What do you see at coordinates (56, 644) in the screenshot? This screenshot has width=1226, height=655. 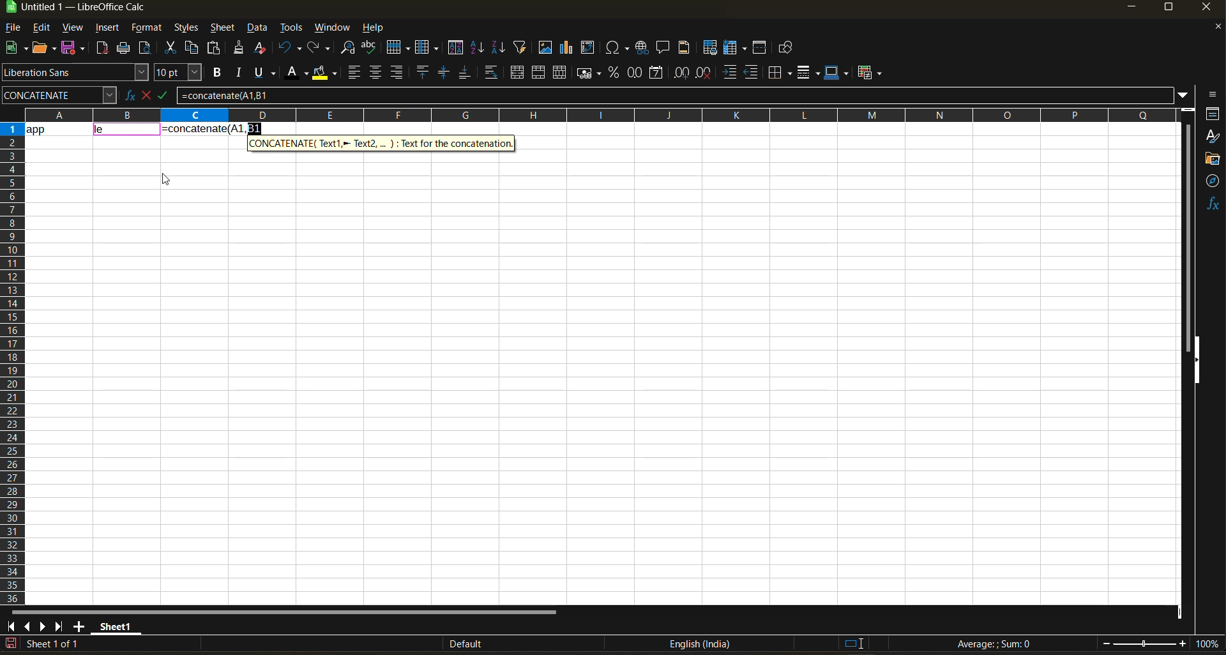 I see `sheet number` at bounding box center [56, 644].